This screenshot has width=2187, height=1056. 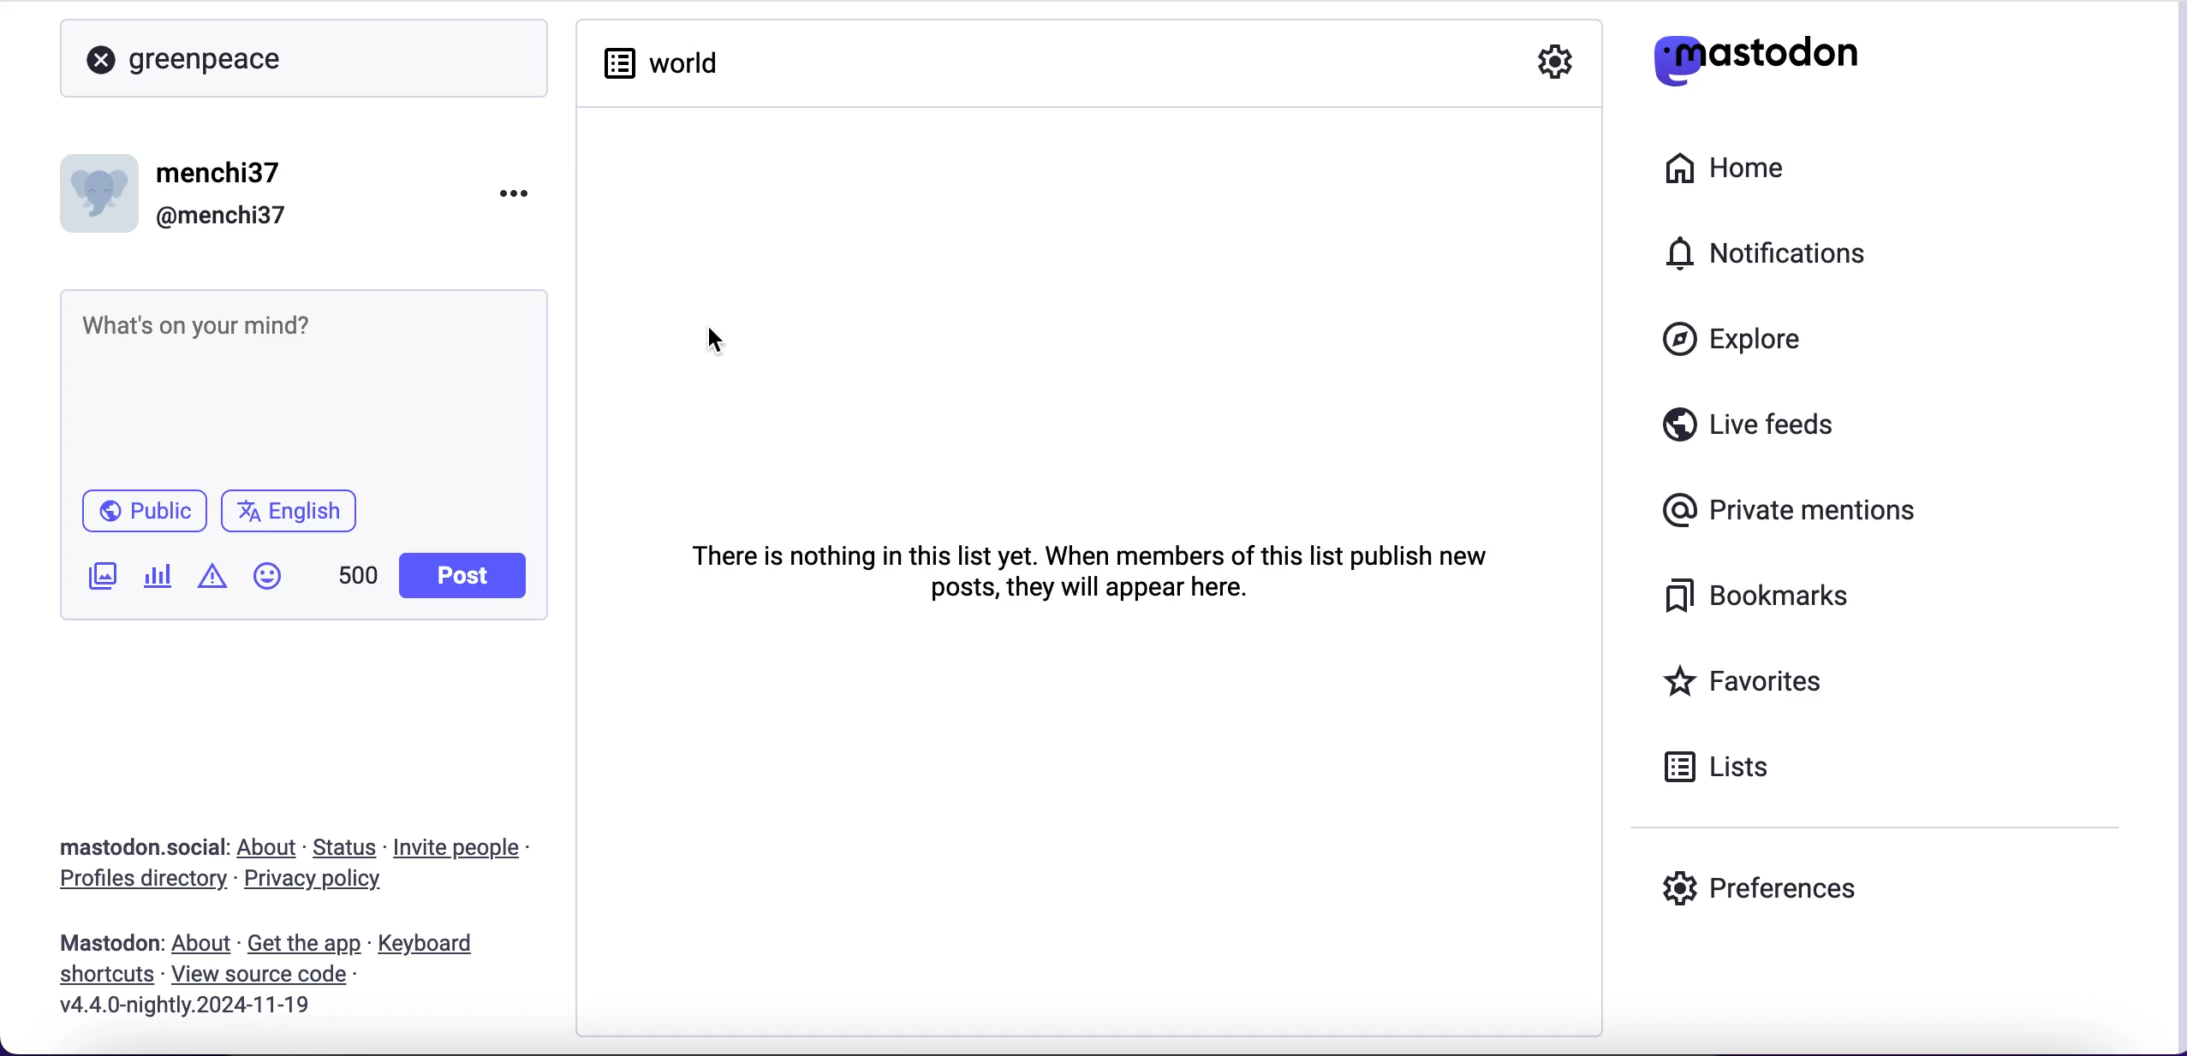 I want to click on greenpeace, so click(x=215, y=62).